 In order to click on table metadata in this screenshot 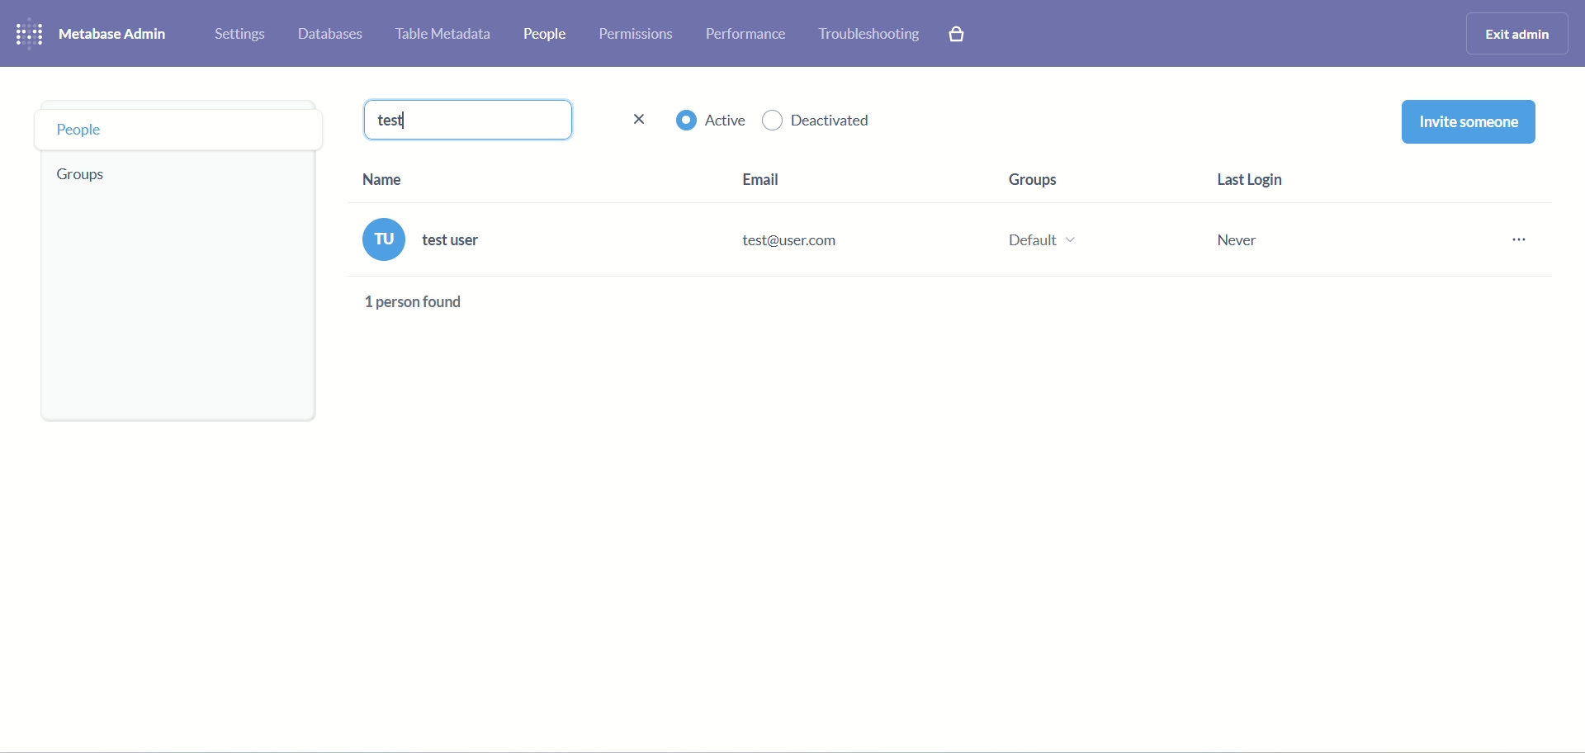, I will do `click(443, 38)`.